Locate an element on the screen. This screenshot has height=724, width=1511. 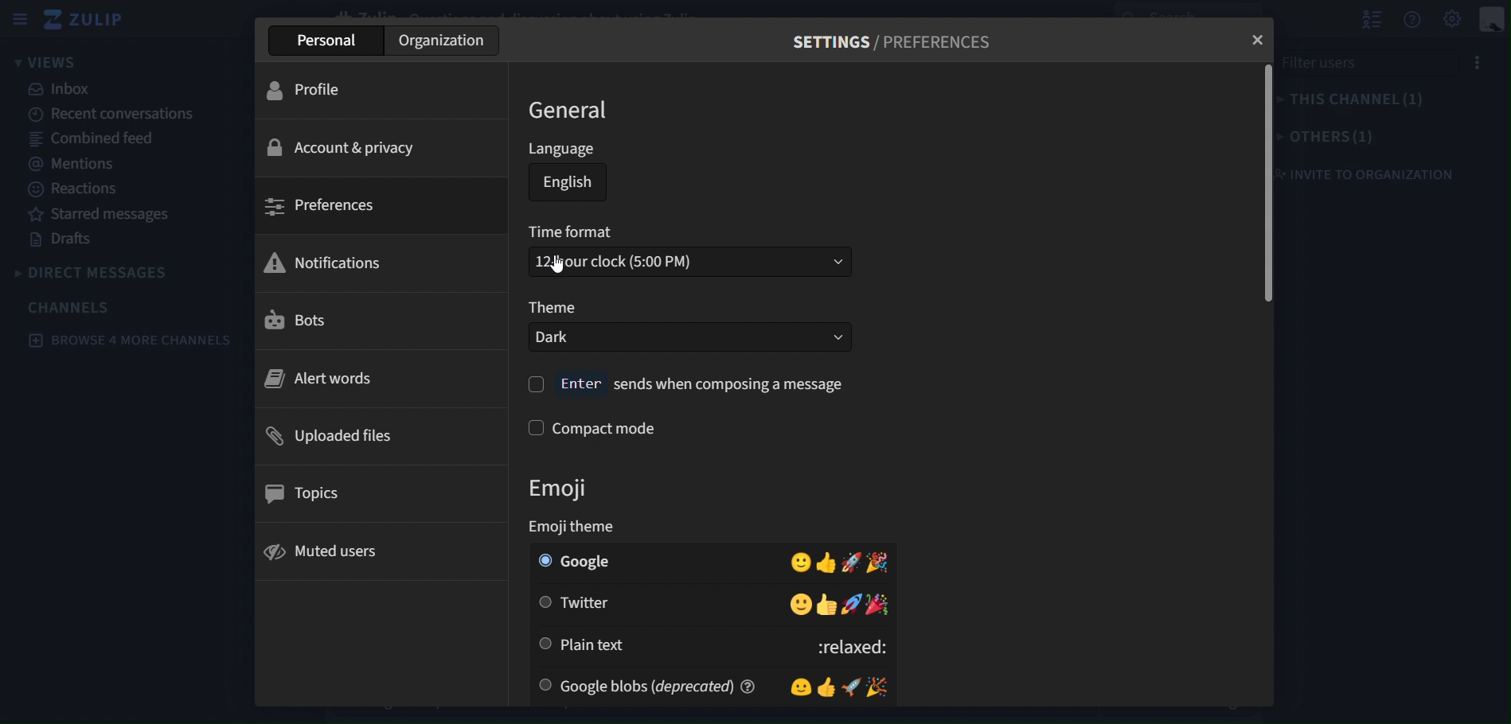
account & privacy is located at coordinates (365, 147).